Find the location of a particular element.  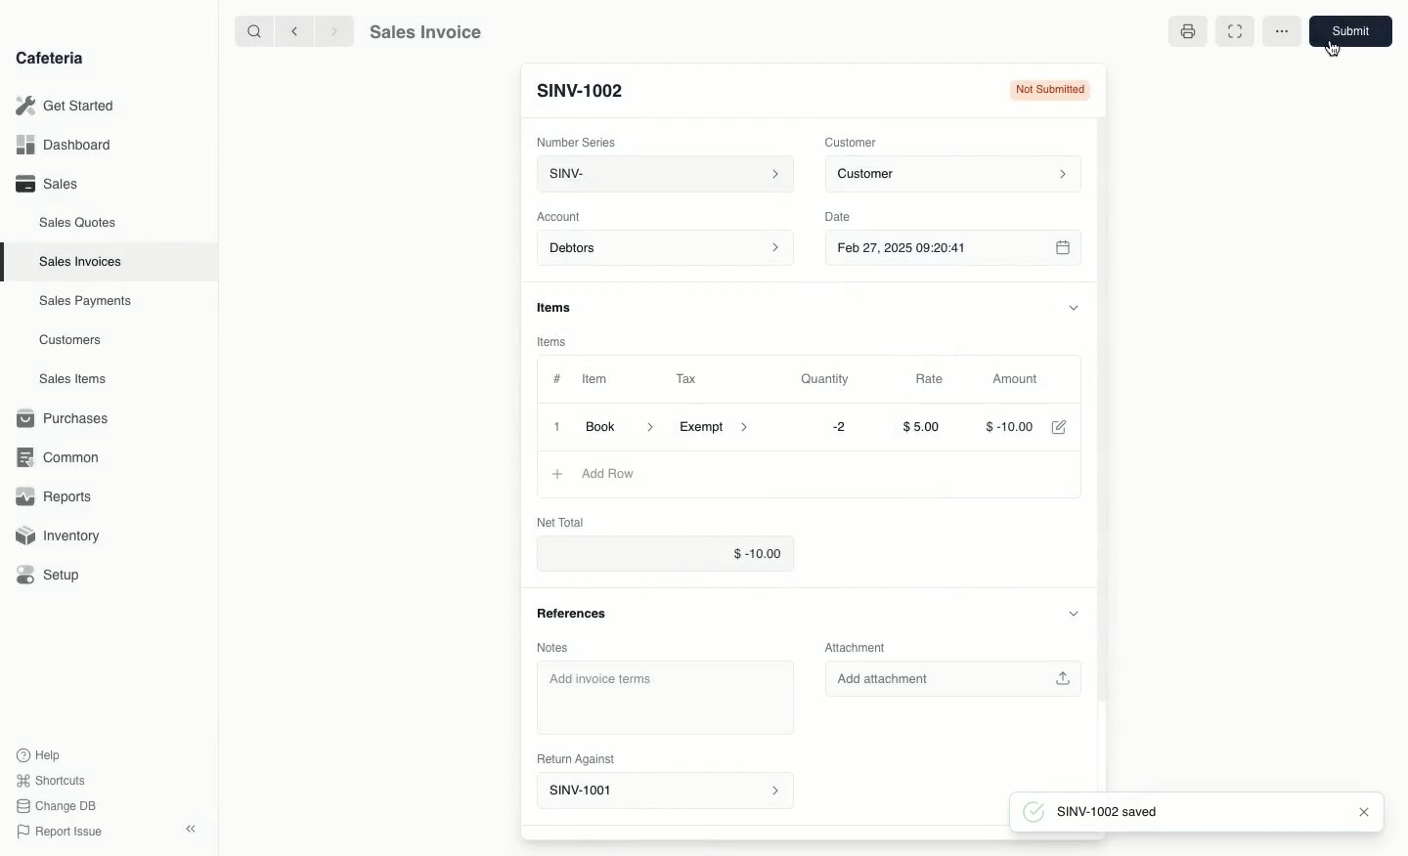

Sales Quotes is located at coordinates (78, 225).